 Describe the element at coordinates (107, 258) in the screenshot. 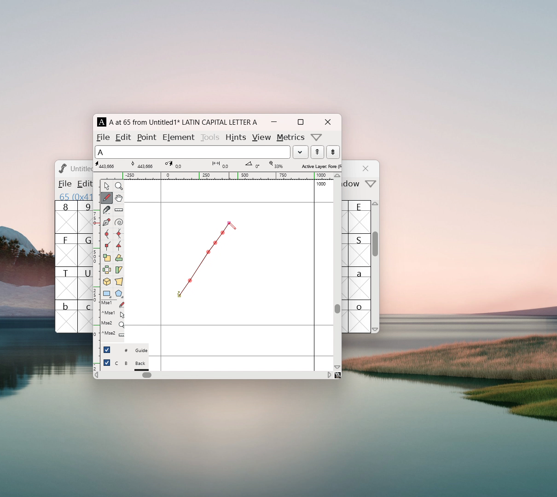

I see `scale the selection` at that location.